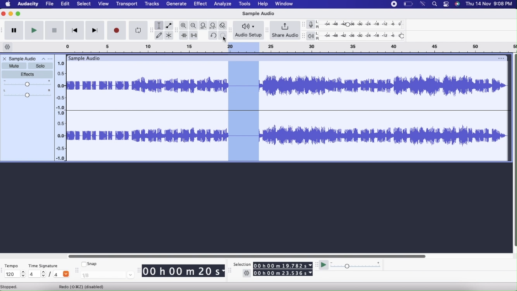 The width and height of the screenshot is (517, 291). I want to click on option, so click(500, 58).